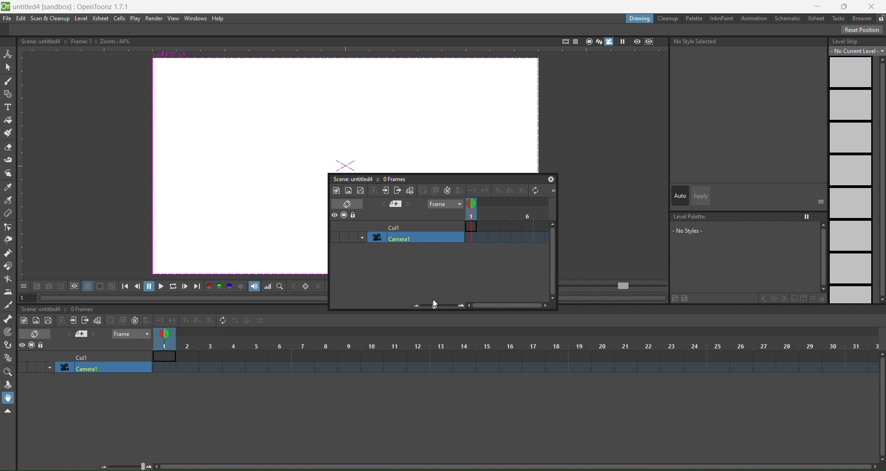 The height and width of the screenshot is (471, 886). What do you see at coordinates (9, 332) in the screenshot?
I see `tracker tool` at bounding box center [9, 332].